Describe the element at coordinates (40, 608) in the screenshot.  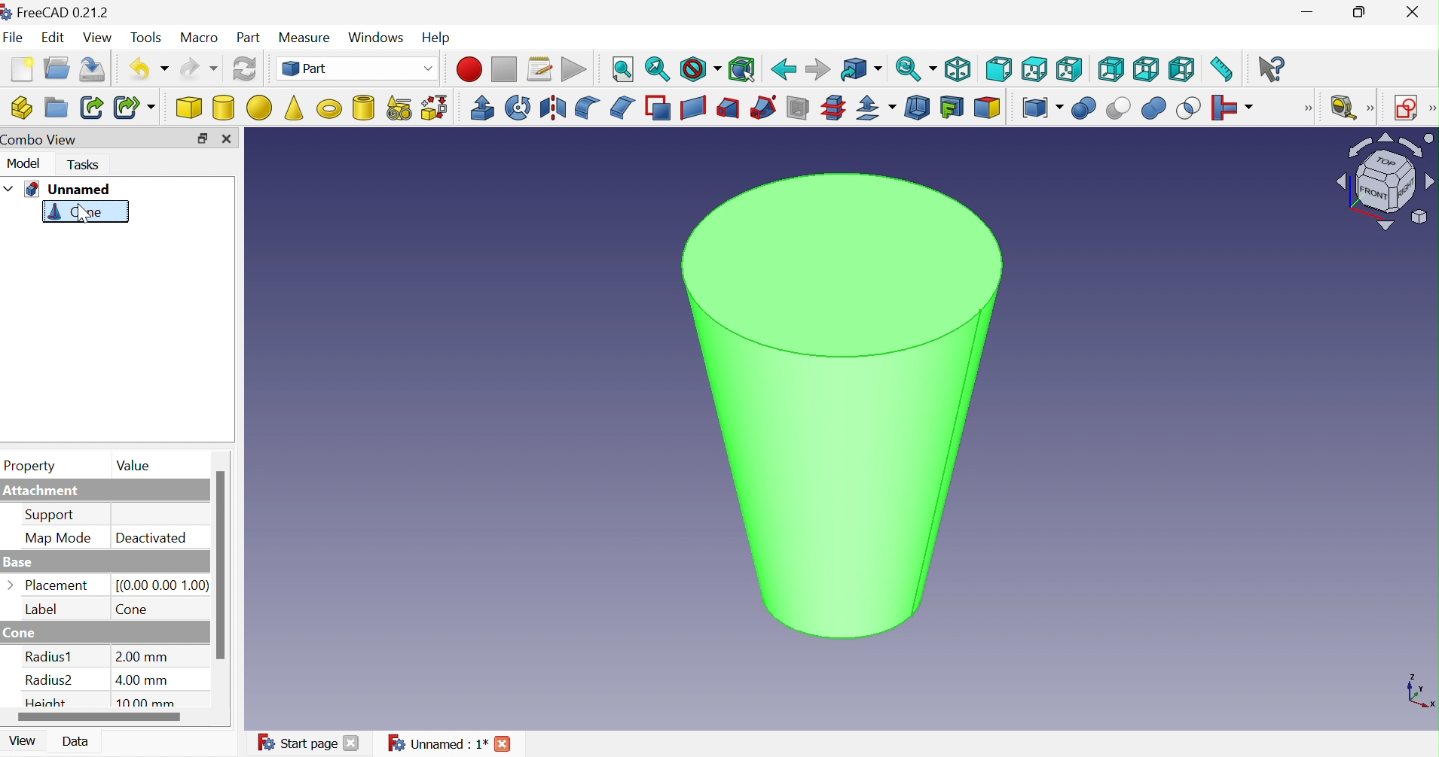
I see `Label` at that location.